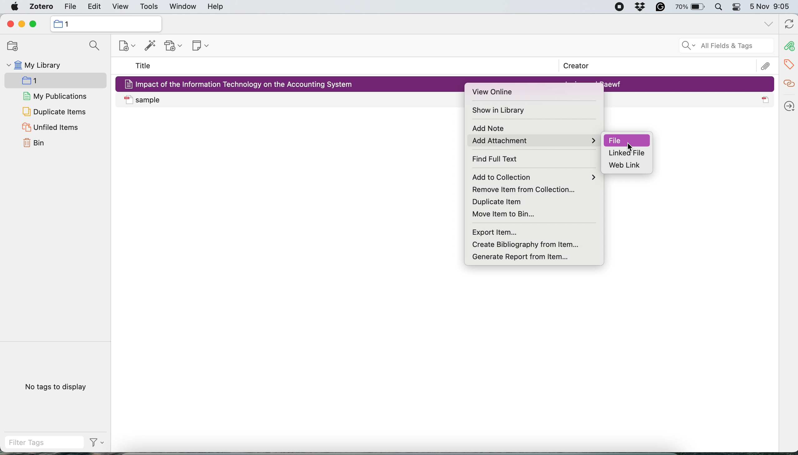 This screenshot has height=455, width=798. Describe the element at coordinates (772, 7) in the screenshot. I see `5 Nov 9:05` at that location.